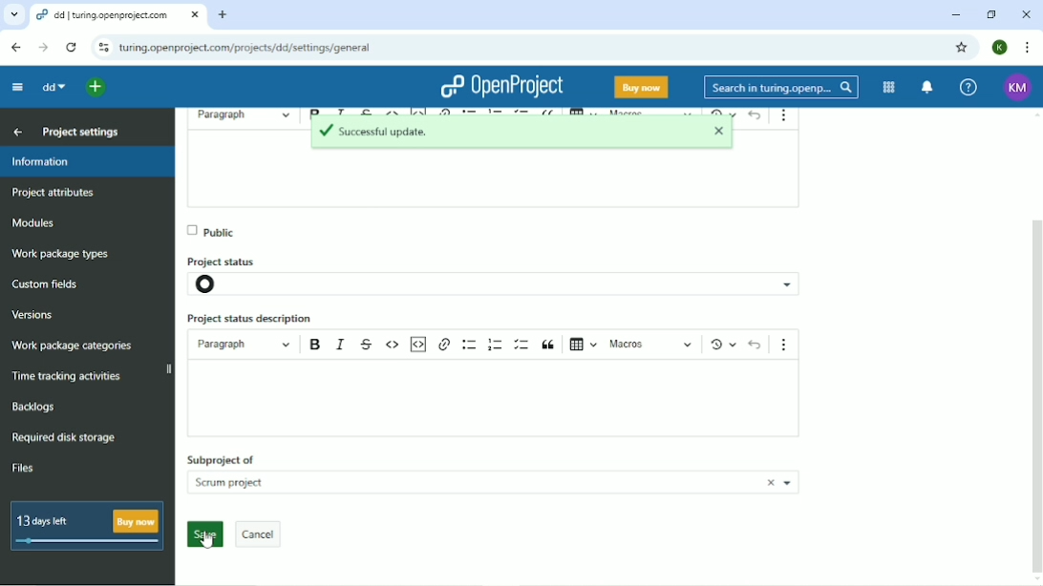 This screenshot has width=1043, height=586. What do you see at coordinates (232, 259) in the screenshot?
I see `Project status` at bounding box center [232, 259].